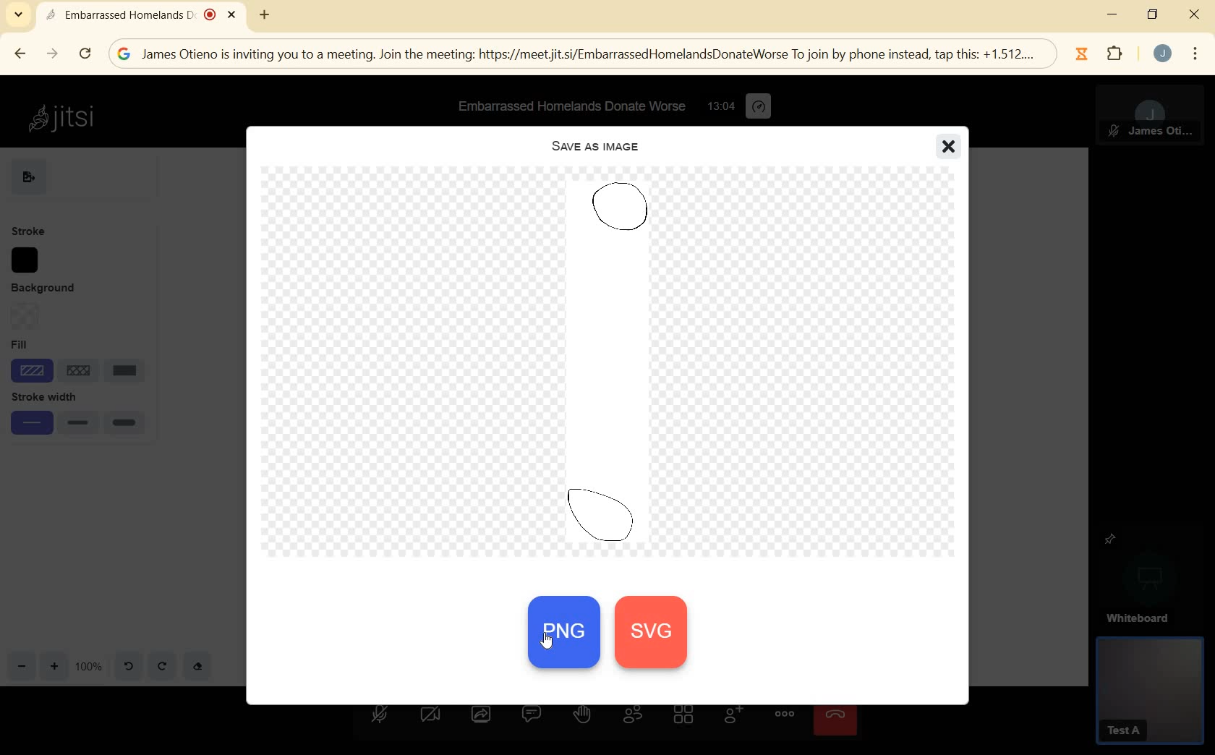 The height and width of the screenshot is (755, 1215). I want to click on GUEST PANEL VIEW, so click(1149, 694).